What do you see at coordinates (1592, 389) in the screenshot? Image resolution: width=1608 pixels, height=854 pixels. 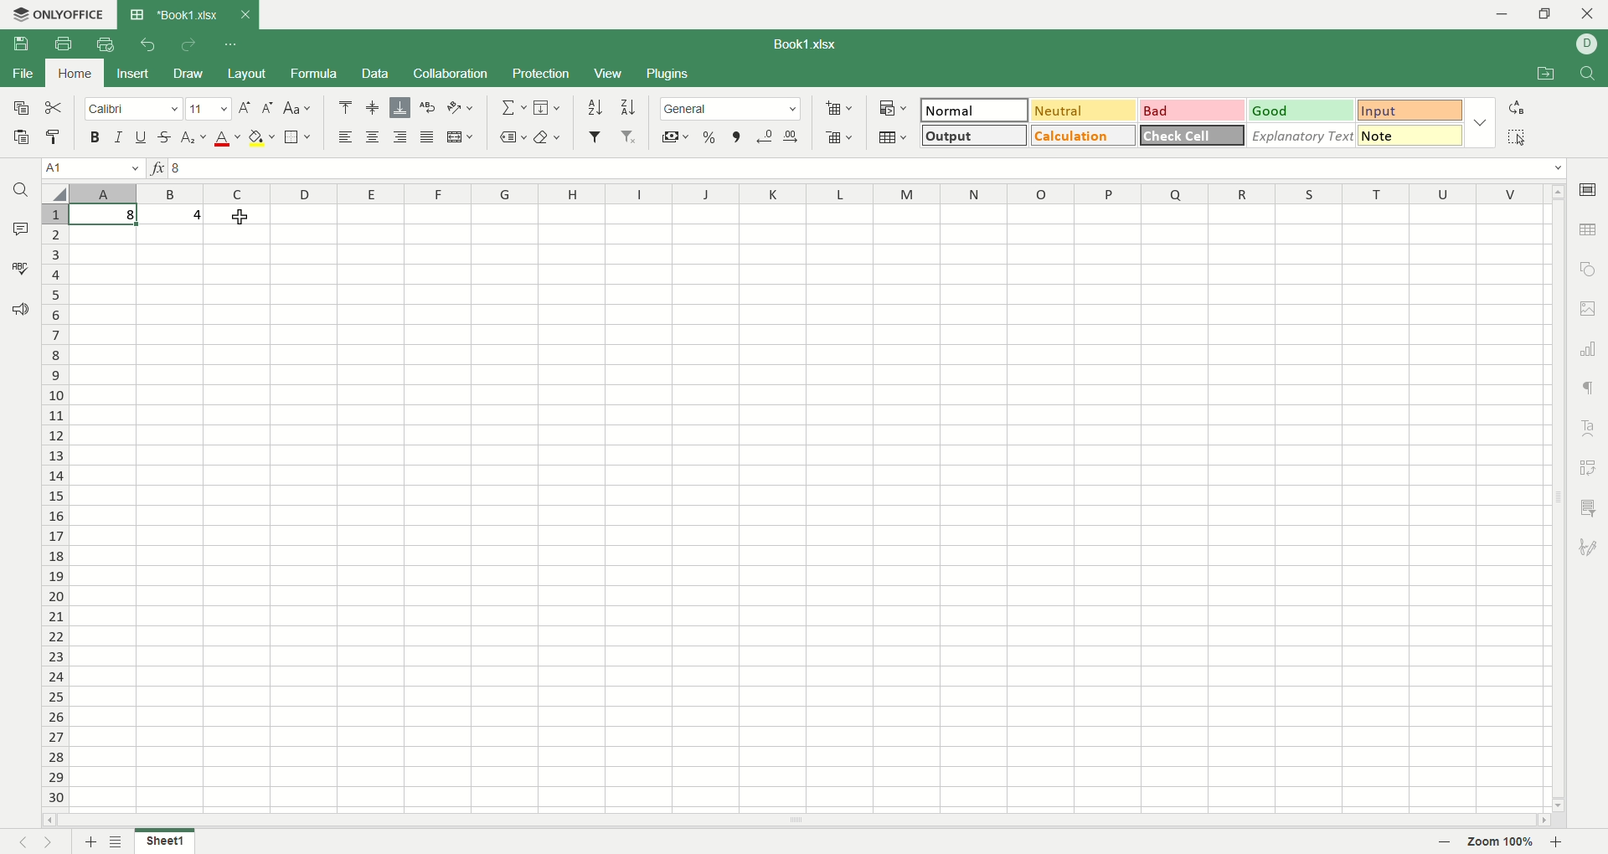 I see `paragraph settings` at bounding box center [1592, 389].